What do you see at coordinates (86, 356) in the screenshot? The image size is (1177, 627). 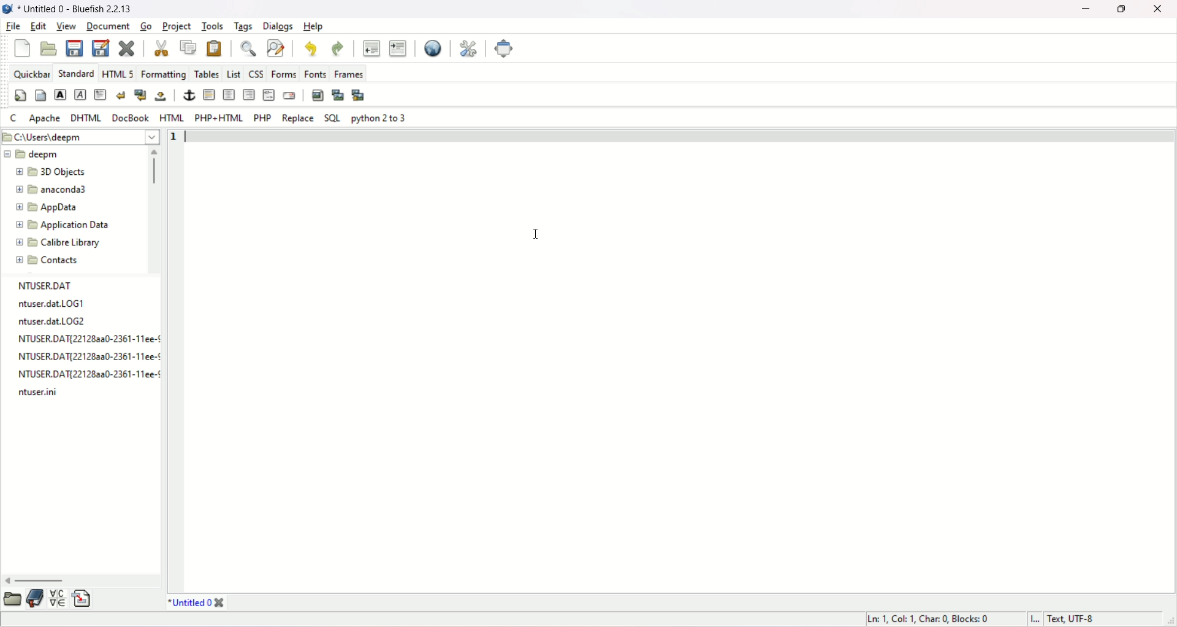 I see `file name` at bounding box center [86, 356].